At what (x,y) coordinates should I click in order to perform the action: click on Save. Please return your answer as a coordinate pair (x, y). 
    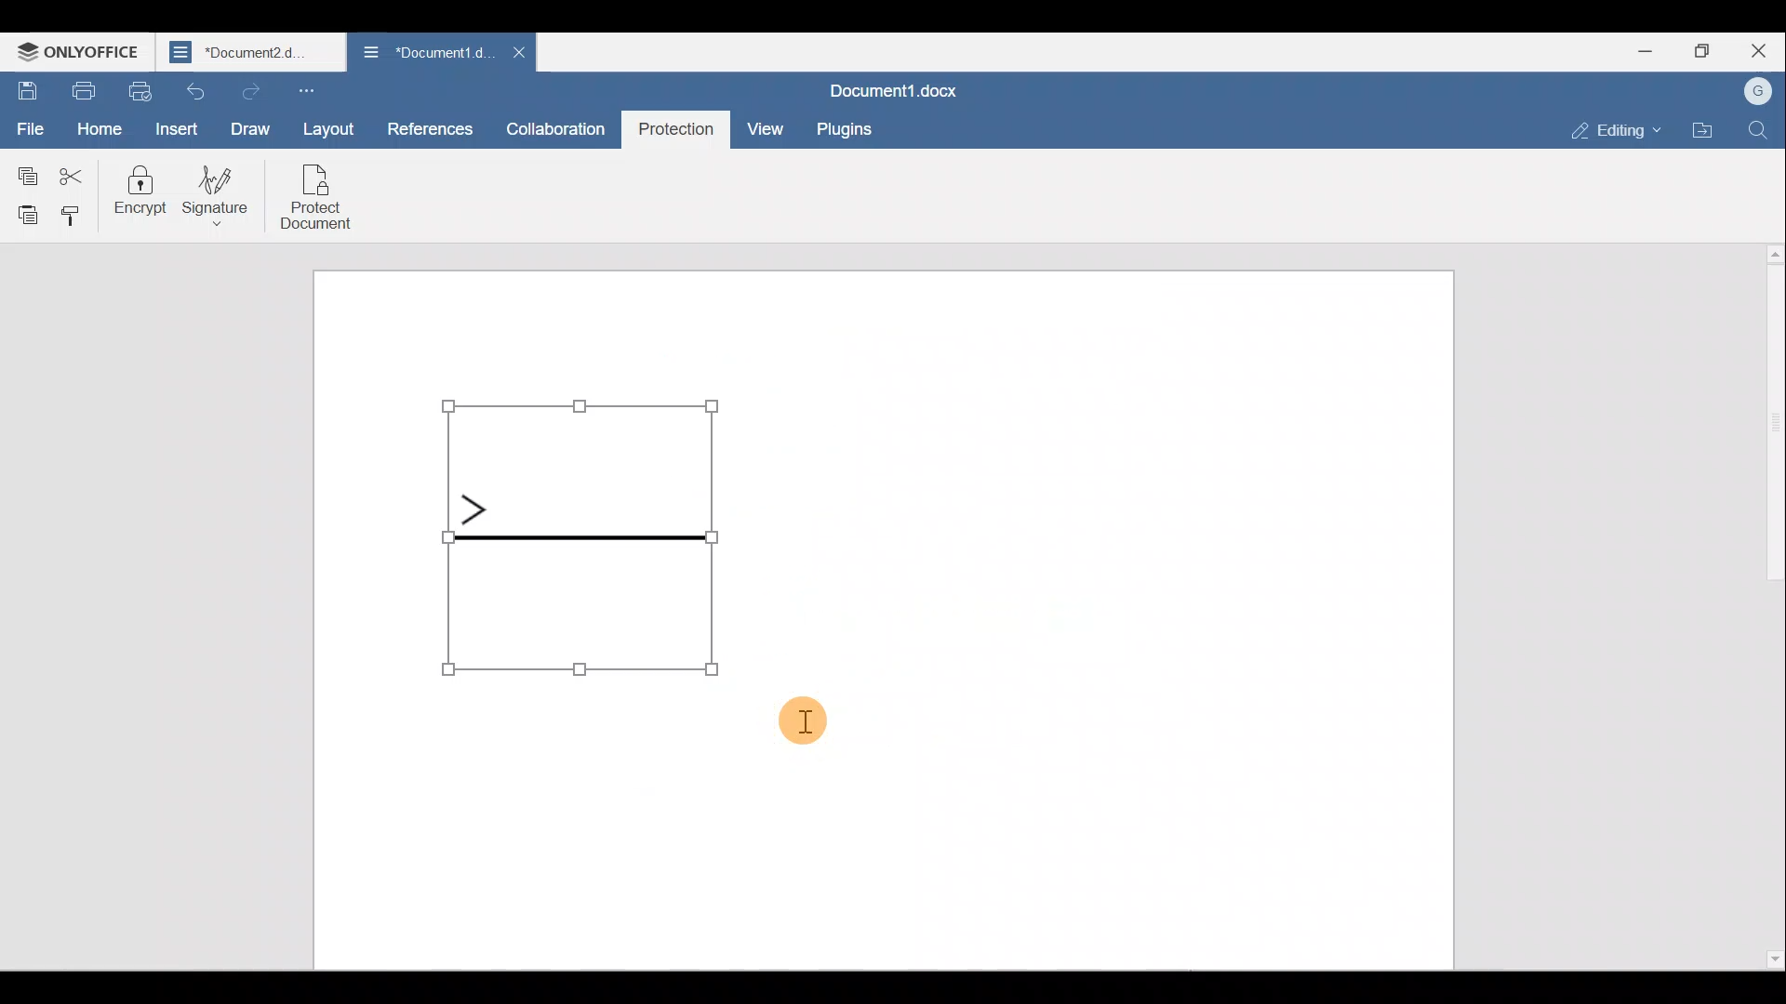
    Looking at the image, I should click on (26, 89).